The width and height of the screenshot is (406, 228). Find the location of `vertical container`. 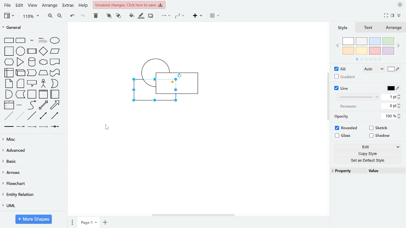

vertical container is located at coordinates (44, 94).